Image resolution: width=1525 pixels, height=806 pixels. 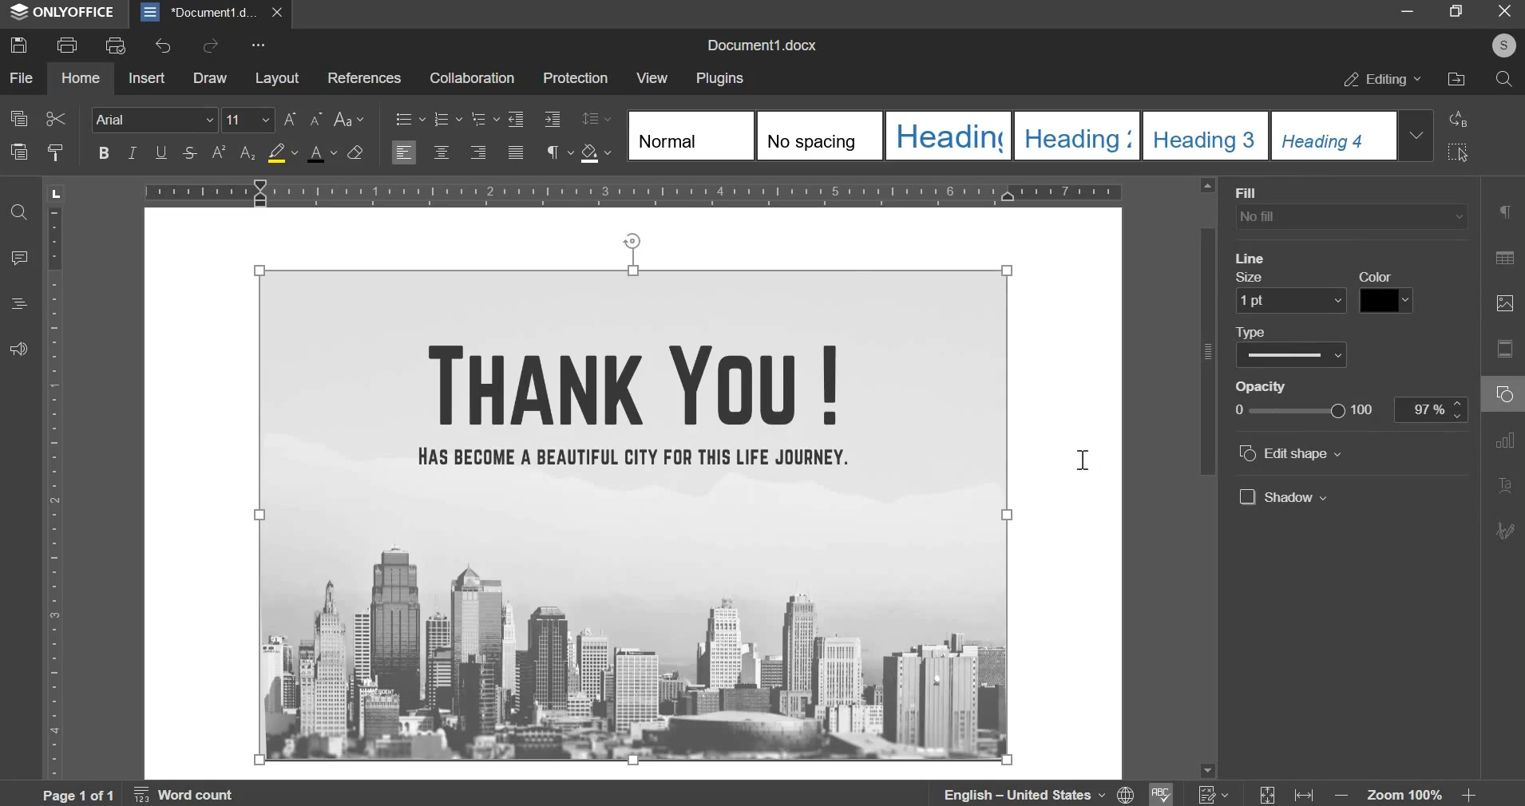 What do you see at coordinates (161, 45) in the screenshot?
I see `undo` at bounding box center [161, 45].